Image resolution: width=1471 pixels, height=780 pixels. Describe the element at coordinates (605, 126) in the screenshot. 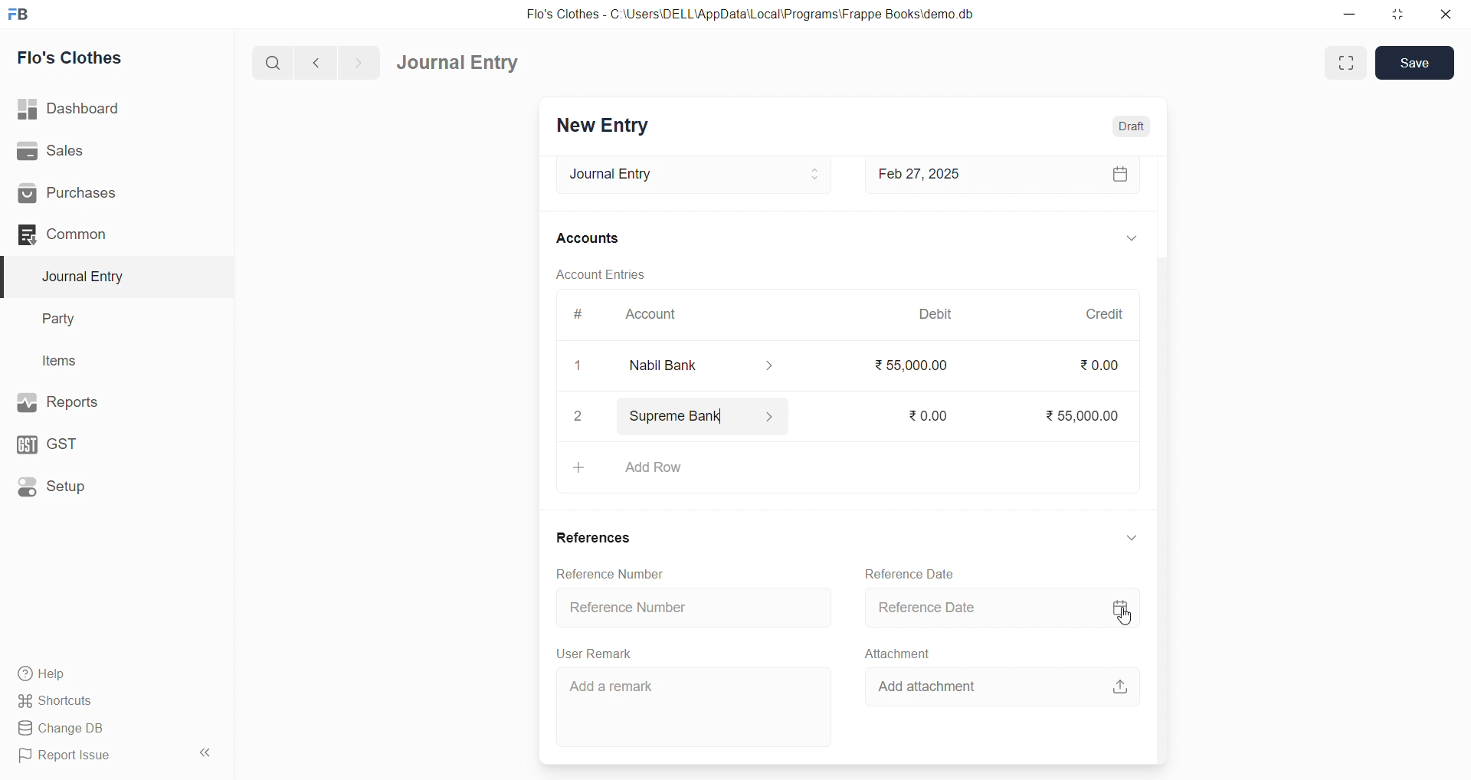

I see `New Entry` at that location.